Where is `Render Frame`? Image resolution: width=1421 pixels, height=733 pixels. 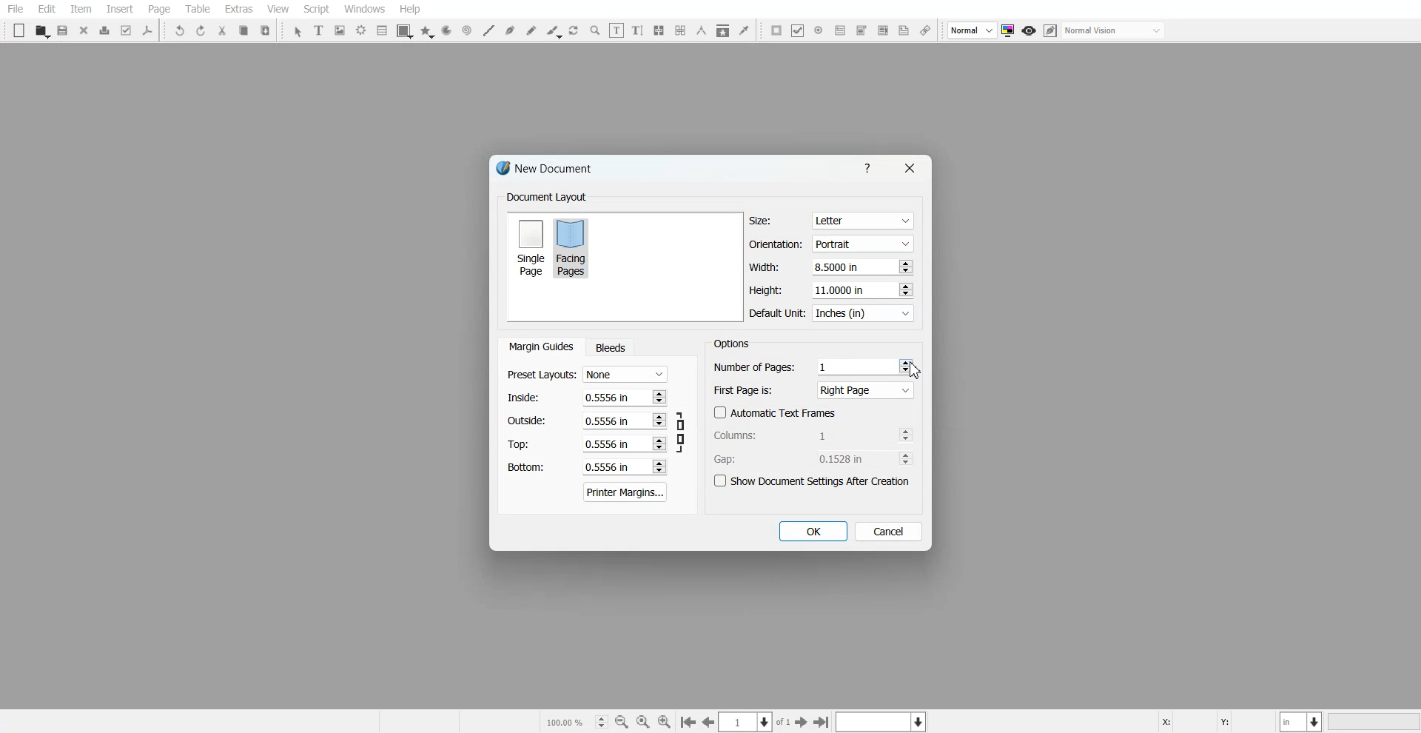
Render Frame is located at coordinates (361, 30).